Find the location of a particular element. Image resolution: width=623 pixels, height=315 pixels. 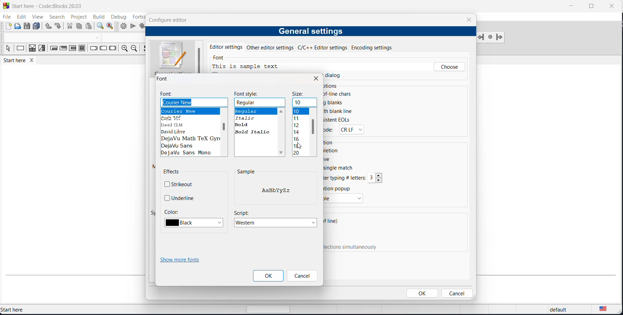

Line is located at coordinates (333, 222).